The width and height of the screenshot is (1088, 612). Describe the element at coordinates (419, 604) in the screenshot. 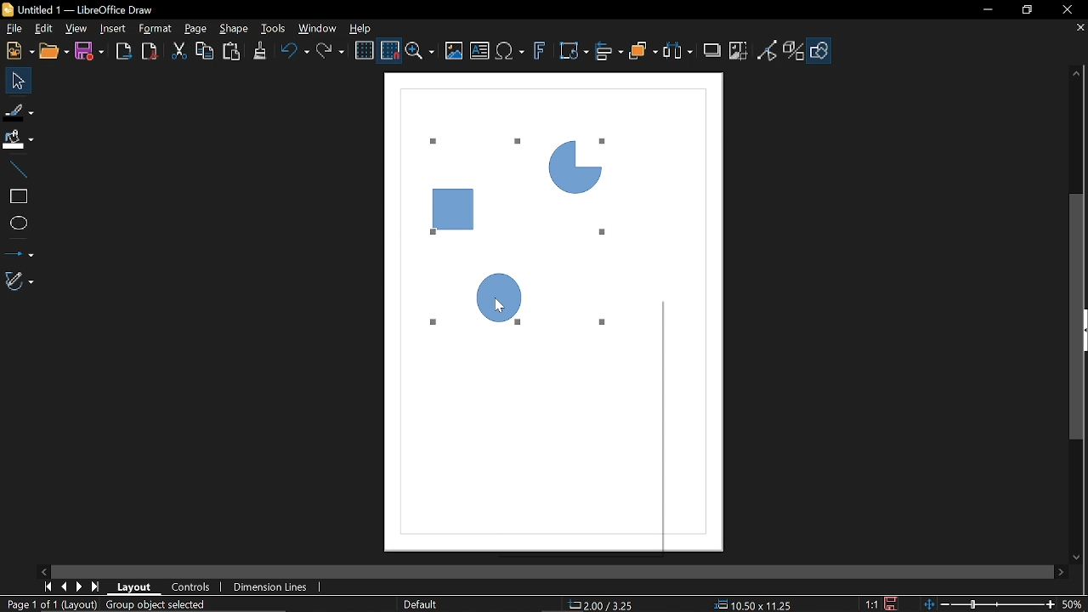

I see `Slide master name` at that location.